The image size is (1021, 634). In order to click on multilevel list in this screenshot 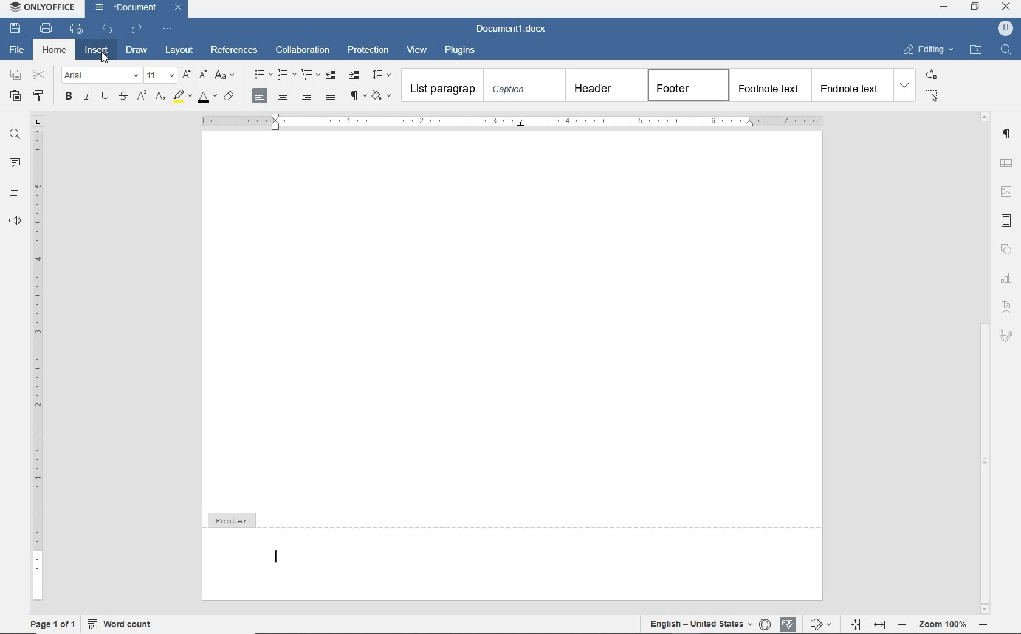, I will do `click(311, 76)`.